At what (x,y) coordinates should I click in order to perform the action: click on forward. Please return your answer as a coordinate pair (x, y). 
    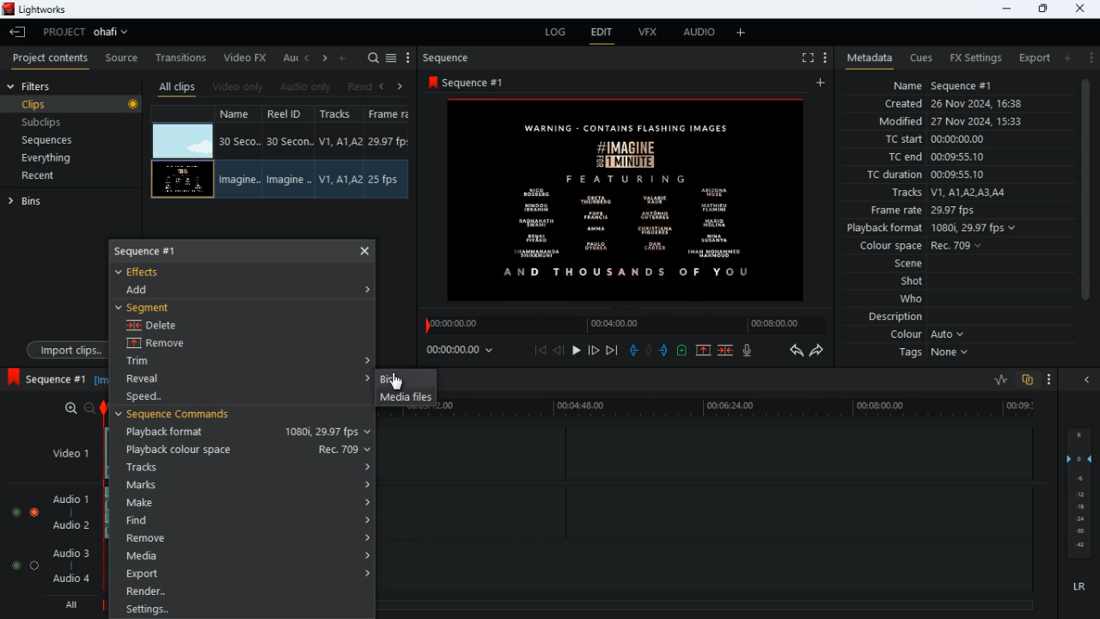
    Looking at the image, I should click on (821, 352).